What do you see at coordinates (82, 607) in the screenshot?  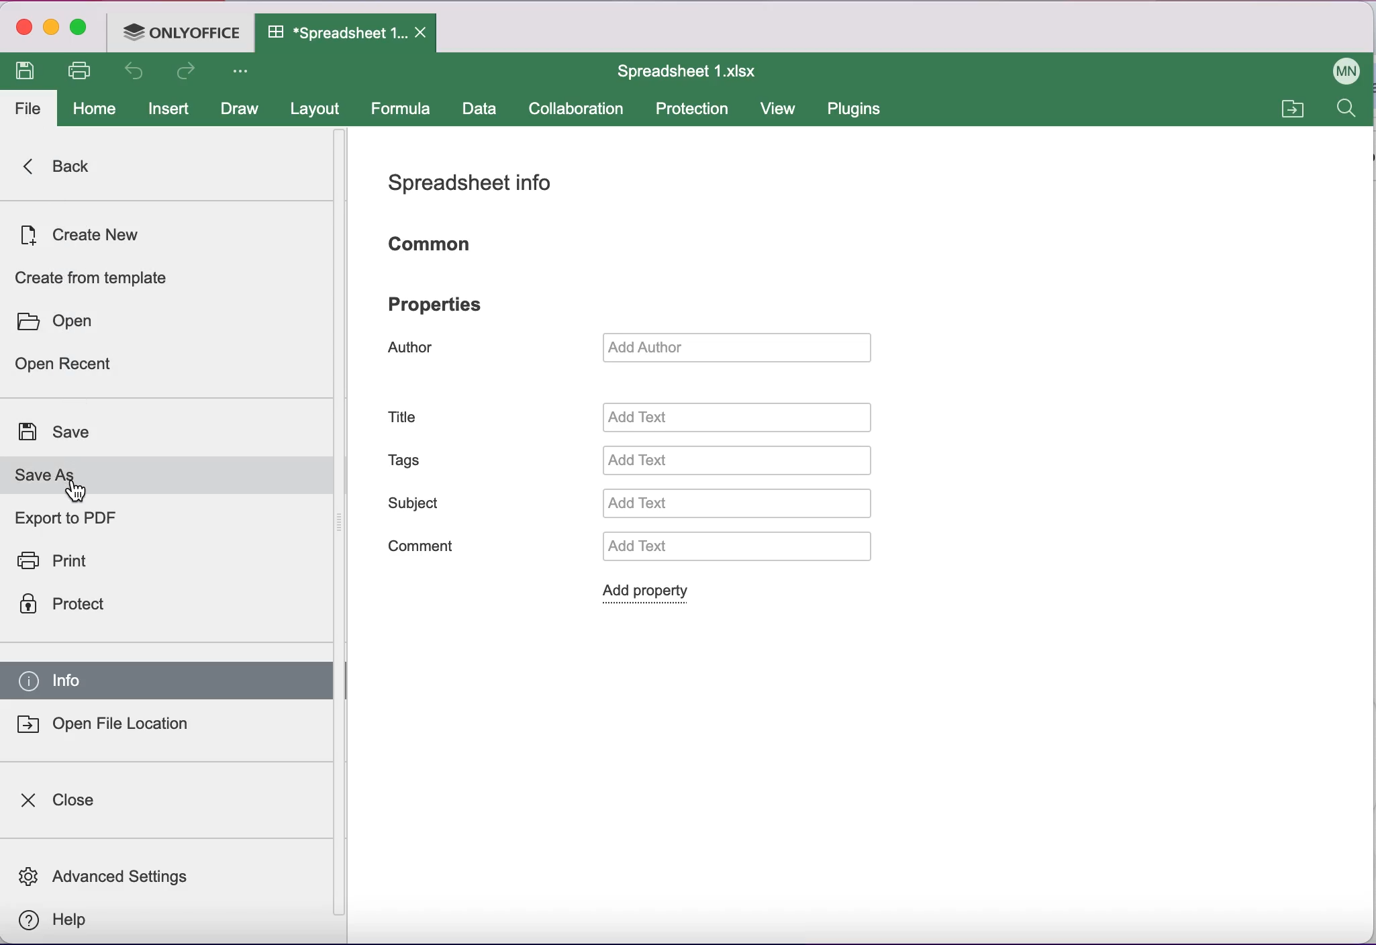 I see `protect` at bounding box center [82, 607].